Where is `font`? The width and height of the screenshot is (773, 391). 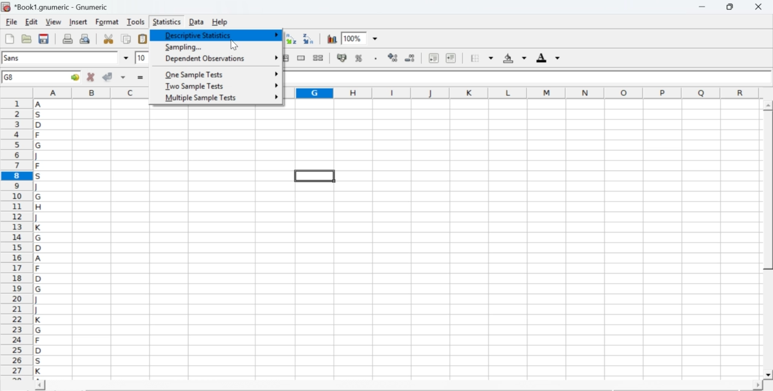
font is located at coordinates (13, 57).